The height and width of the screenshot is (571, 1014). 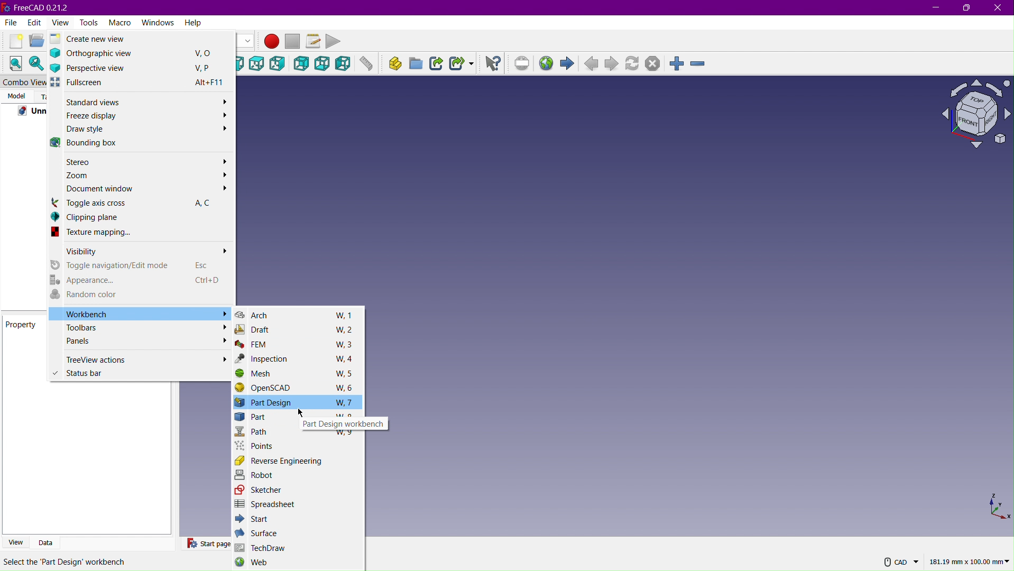 What do you see at coordinates (92, 22) in the screenshot?
I see `Tools` at bounding box center [92, 22].